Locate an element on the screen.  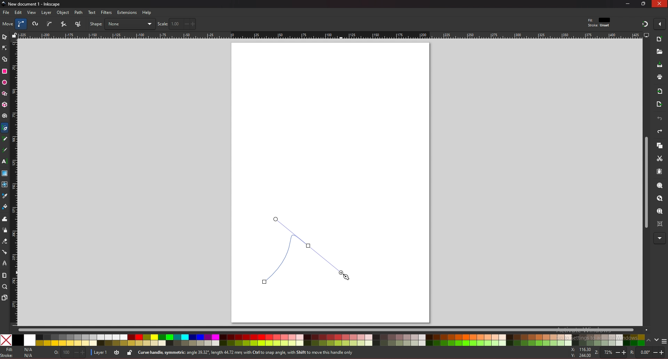
vertical rule is located at coordinates (14, 183).